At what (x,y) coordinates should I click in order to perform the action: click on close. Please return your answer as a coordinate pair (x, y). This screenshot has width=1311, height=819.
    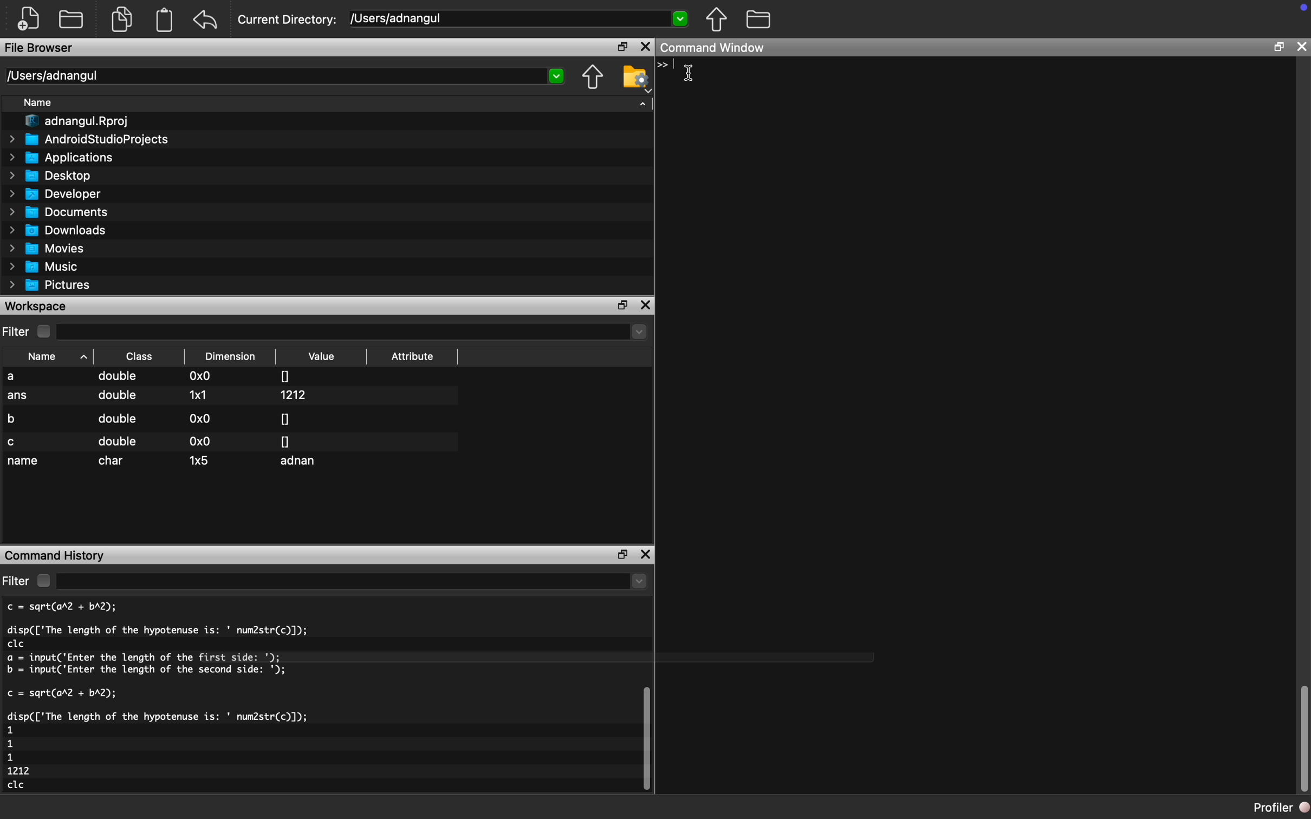
    Looking at the image, I should click on (648, 305).